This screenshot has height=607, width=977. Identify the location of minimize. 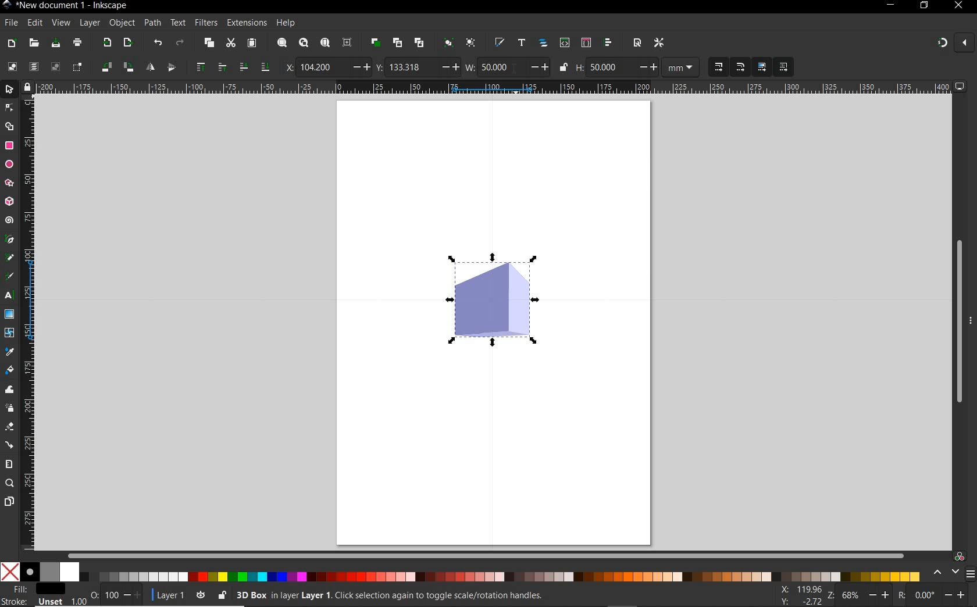
(890, 6).